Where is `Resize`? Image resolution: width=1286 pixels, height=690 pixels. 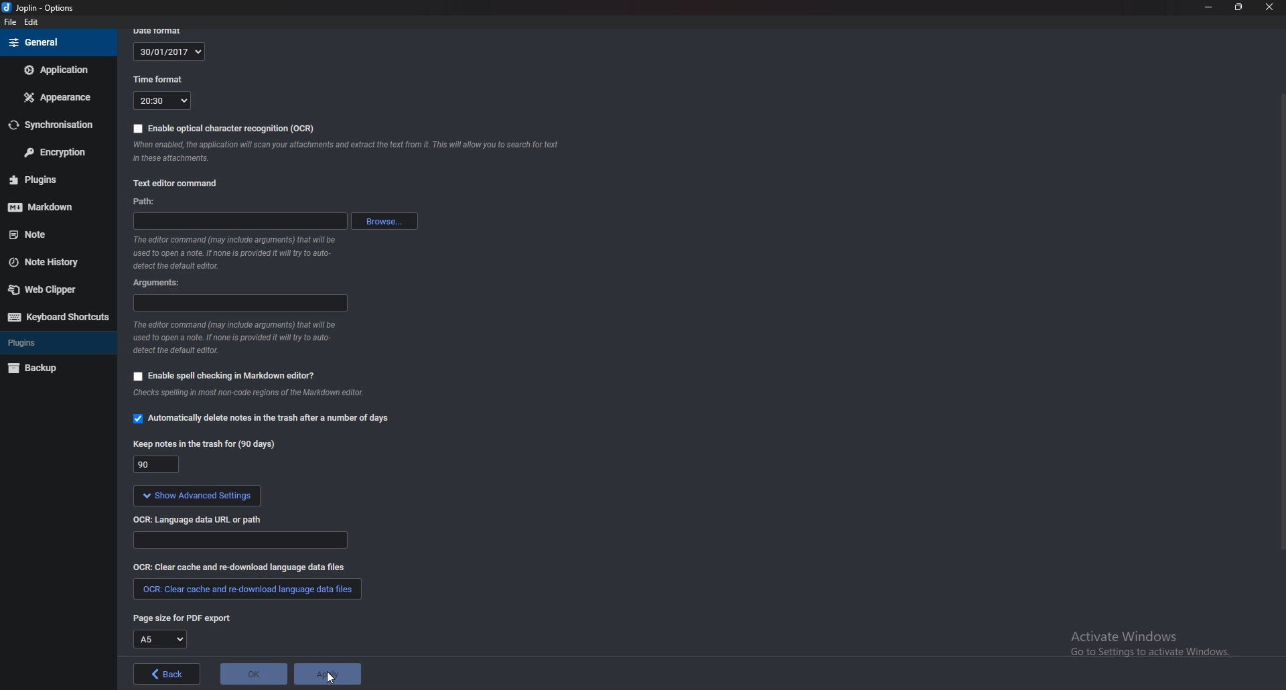 Resize is located at coordinates (1239, 8).